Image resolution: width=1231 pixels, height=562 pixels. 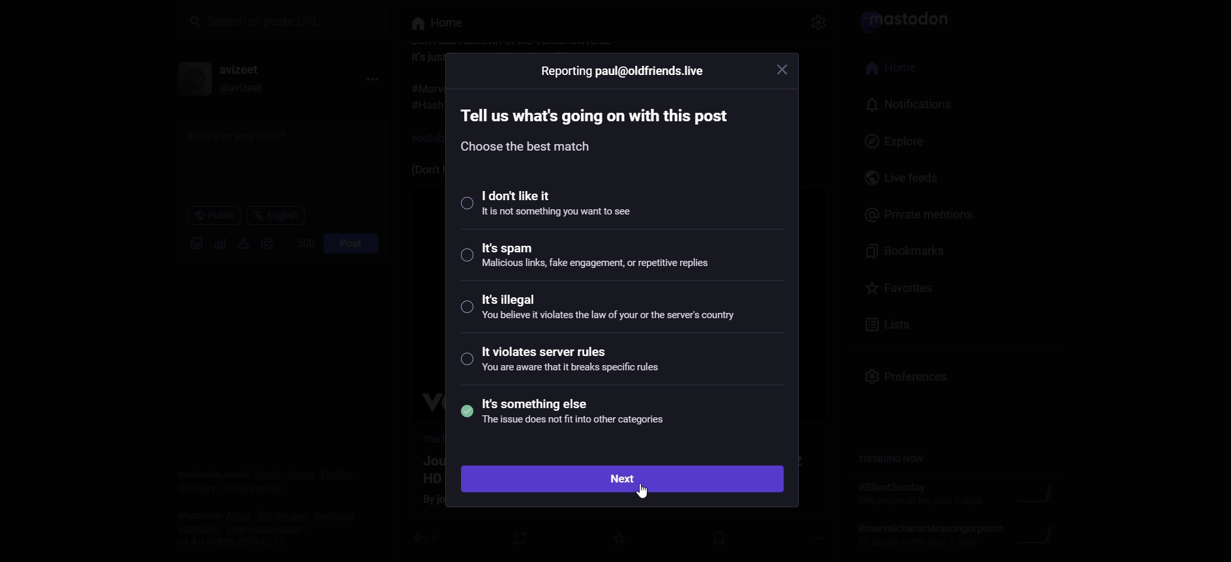 What do you see at coordinates (912, 250) in the screenshot?
I see `bookmarks` at bounding box center [912, 250].